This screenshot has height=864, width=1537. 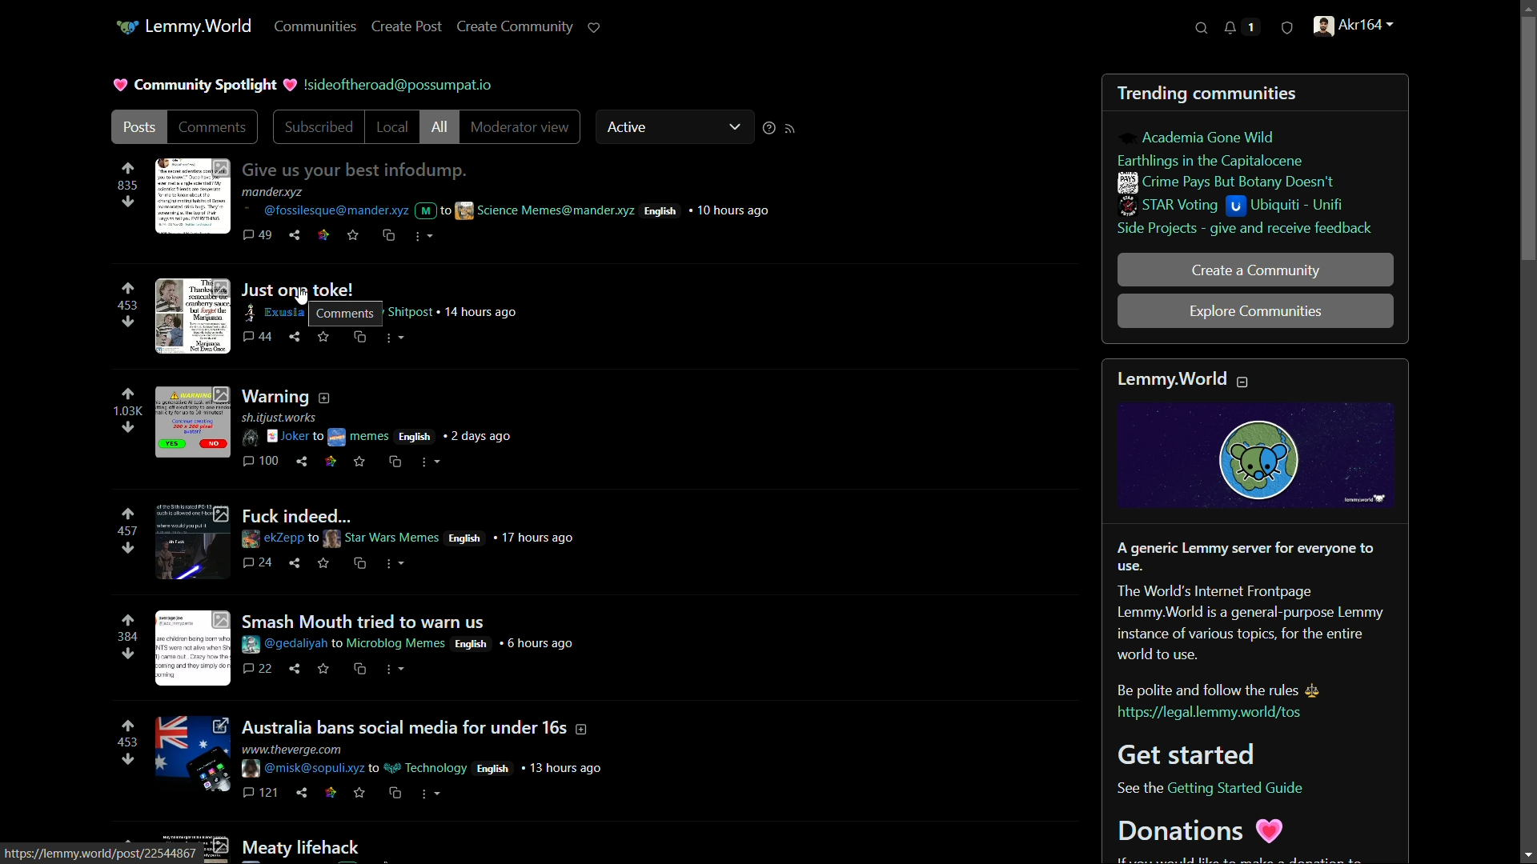 I want to click on to, so click(x=315, y=538).